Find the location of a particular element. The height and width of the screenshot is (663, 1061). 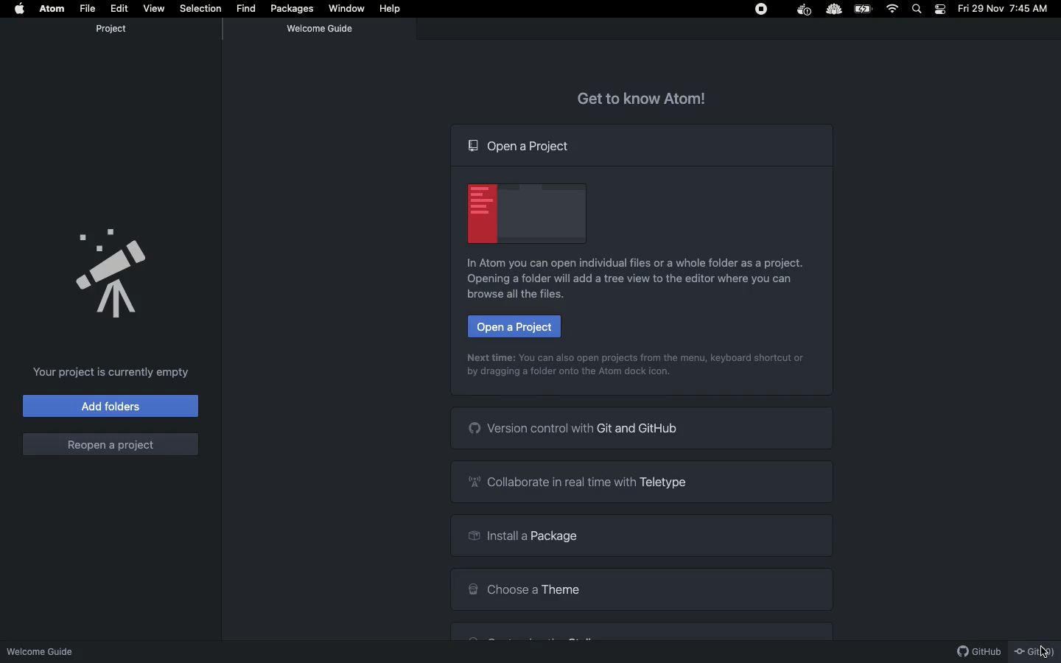

Welcome guide is located at coordinates (43, 647).